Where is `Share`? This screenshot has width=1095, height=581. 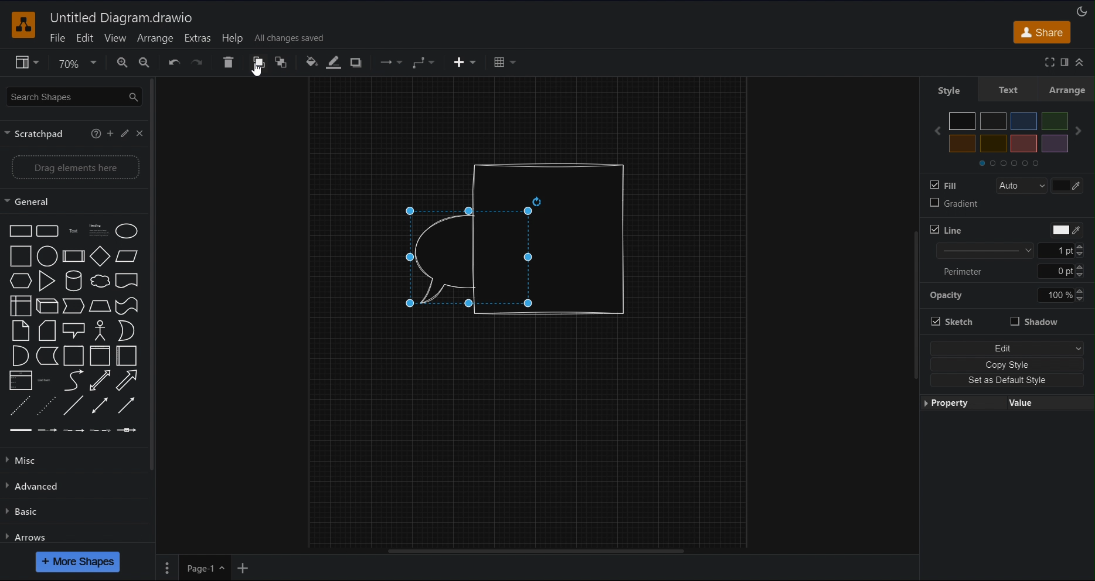
Share is located at coordinates (1042, 32).